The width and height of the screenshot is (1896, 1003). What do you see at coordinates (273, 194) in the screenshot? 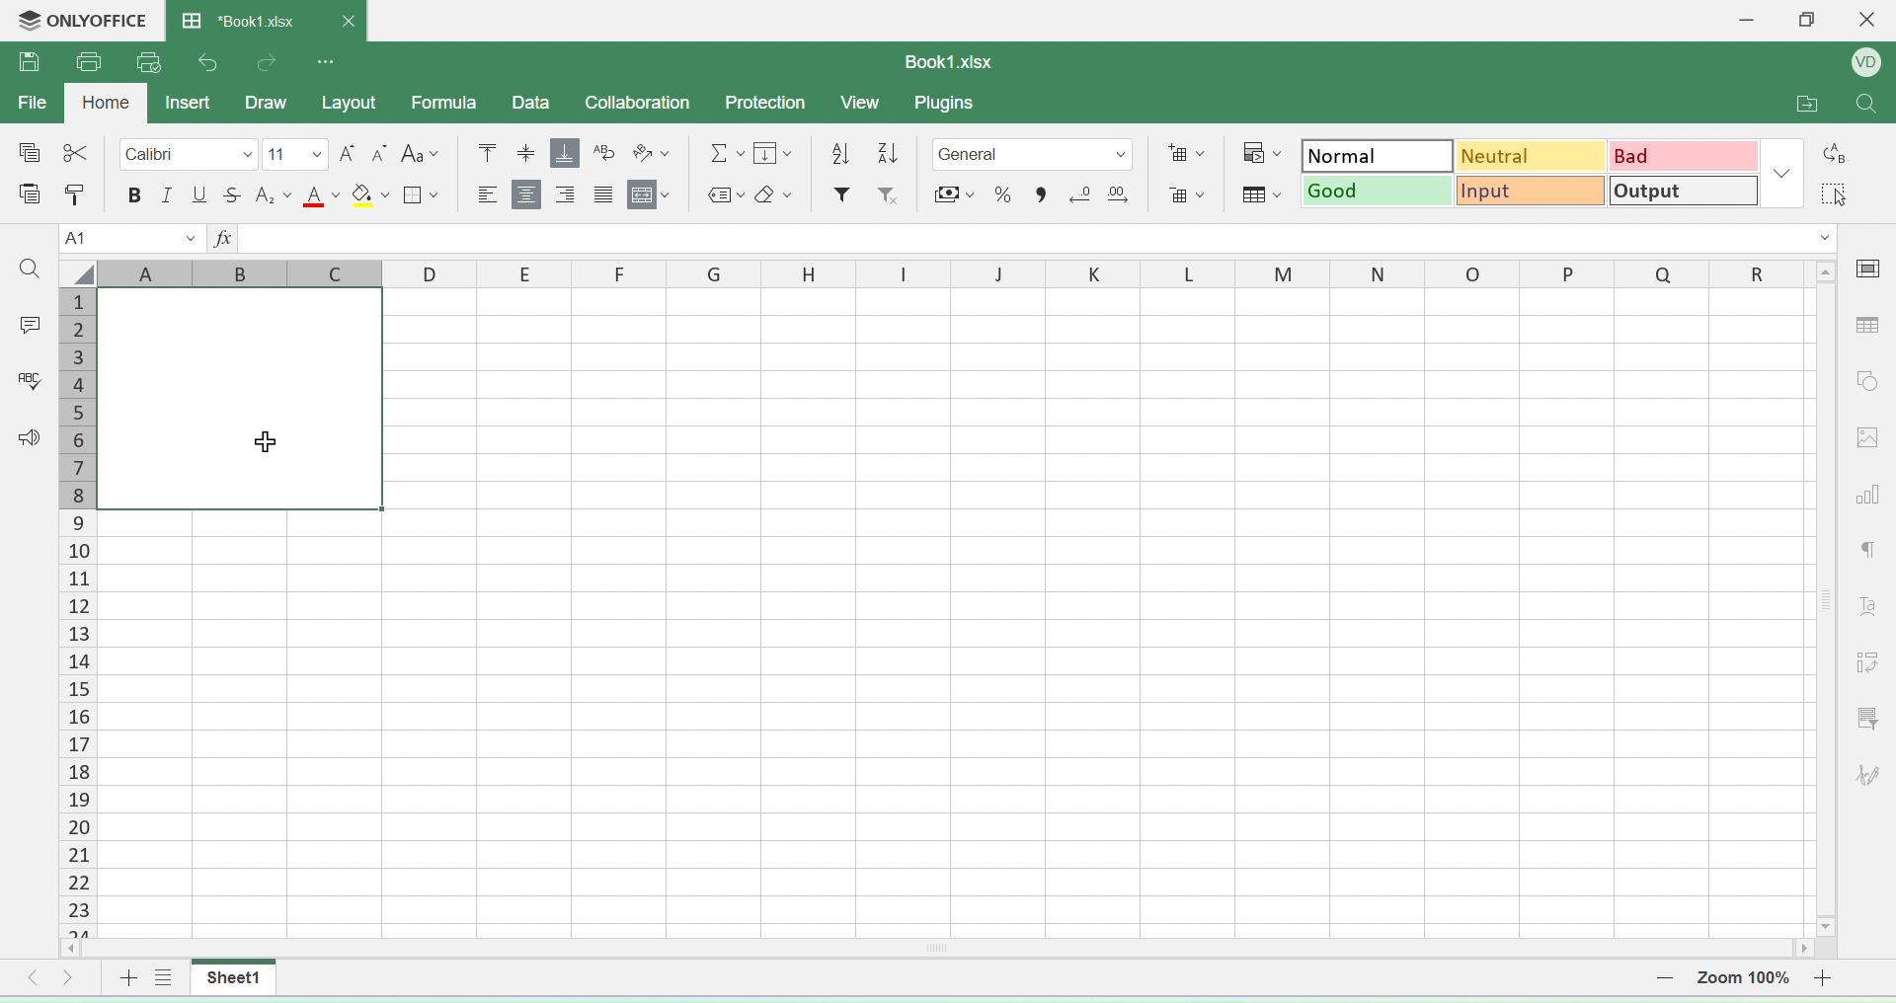
I see `subscript` at bounding box center [273, 194].